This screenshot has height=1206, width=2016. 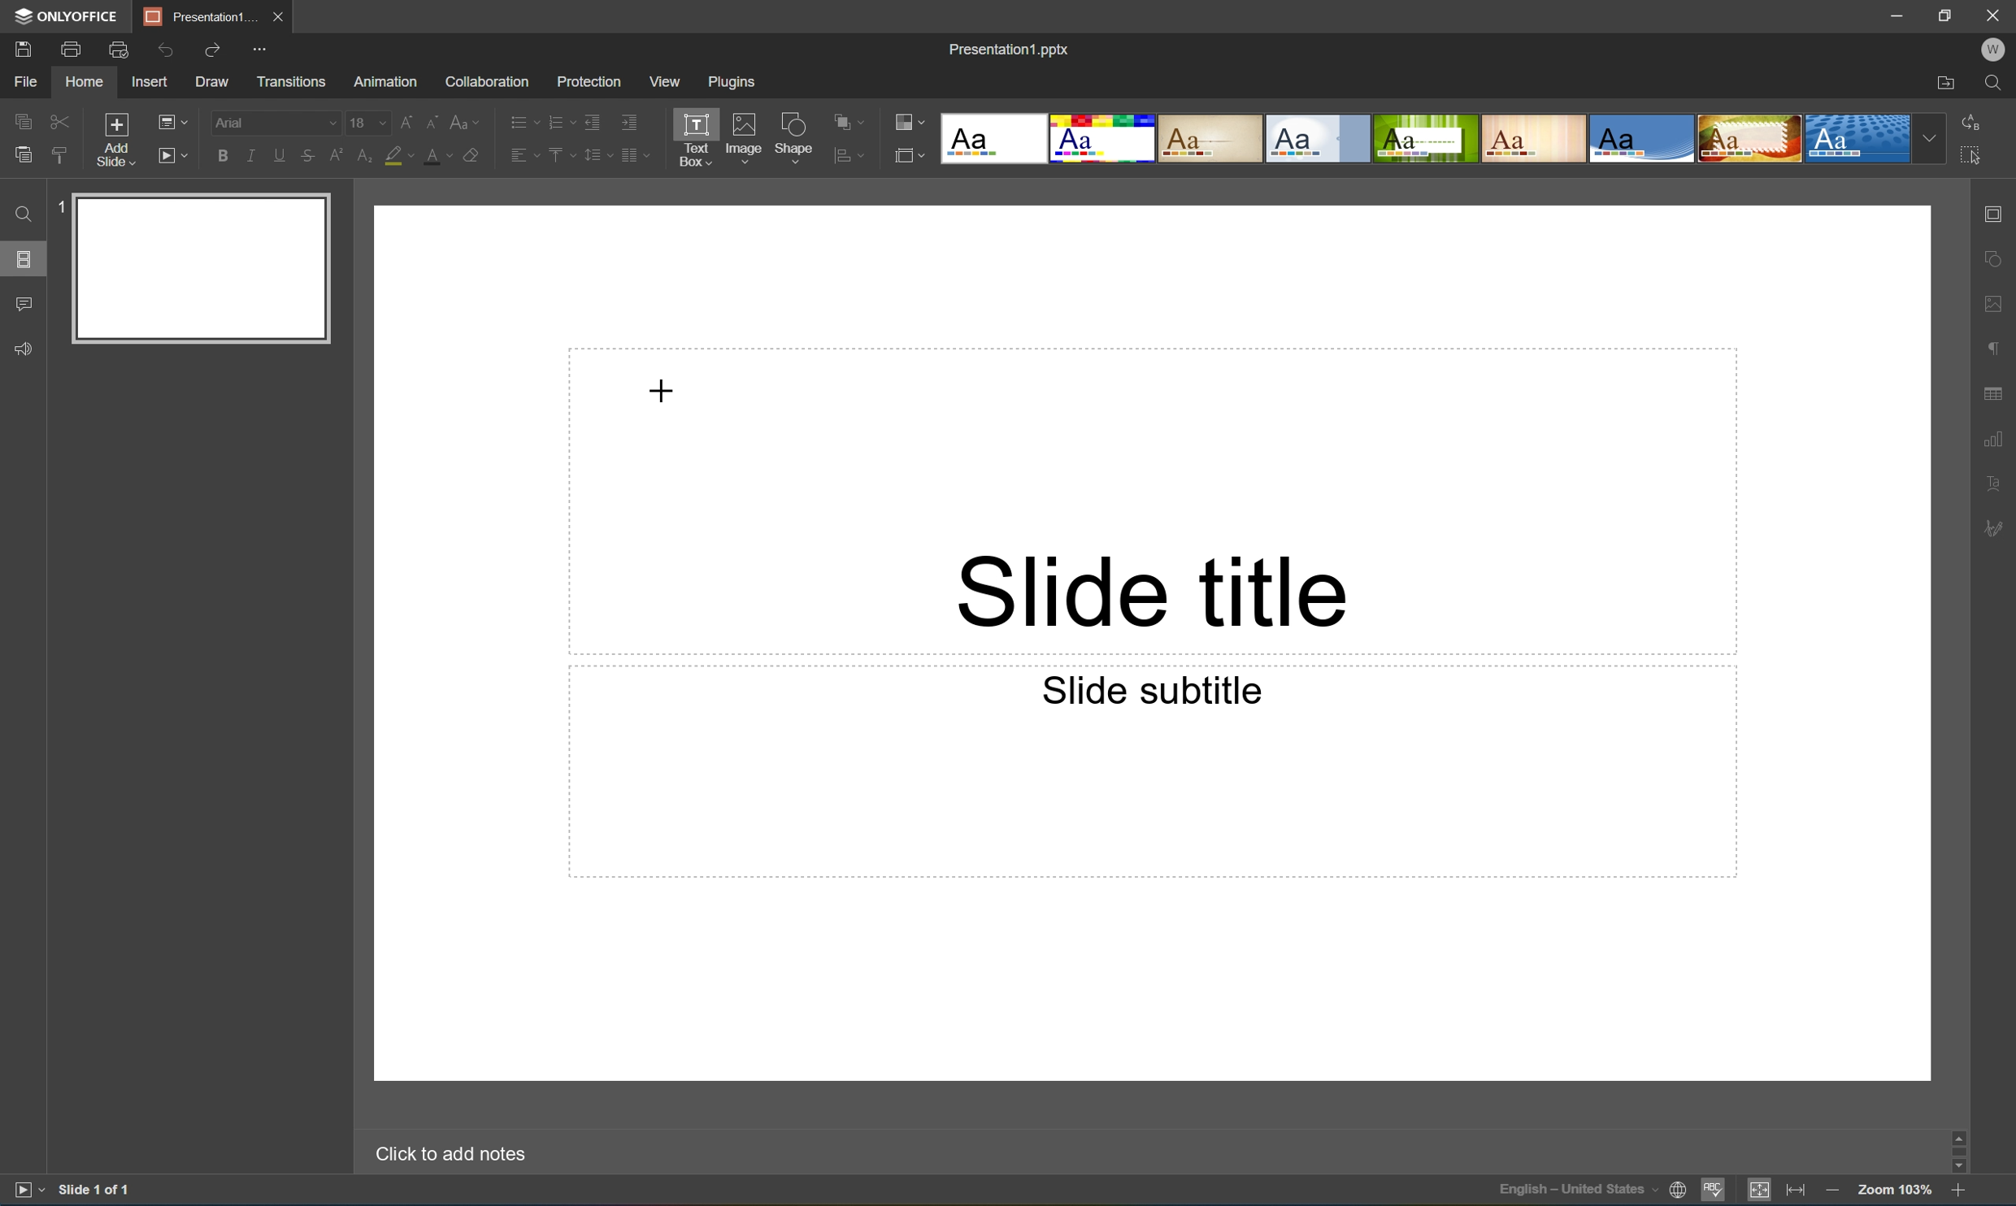 I want to click on Increment font size, so click(x=402, y=119).